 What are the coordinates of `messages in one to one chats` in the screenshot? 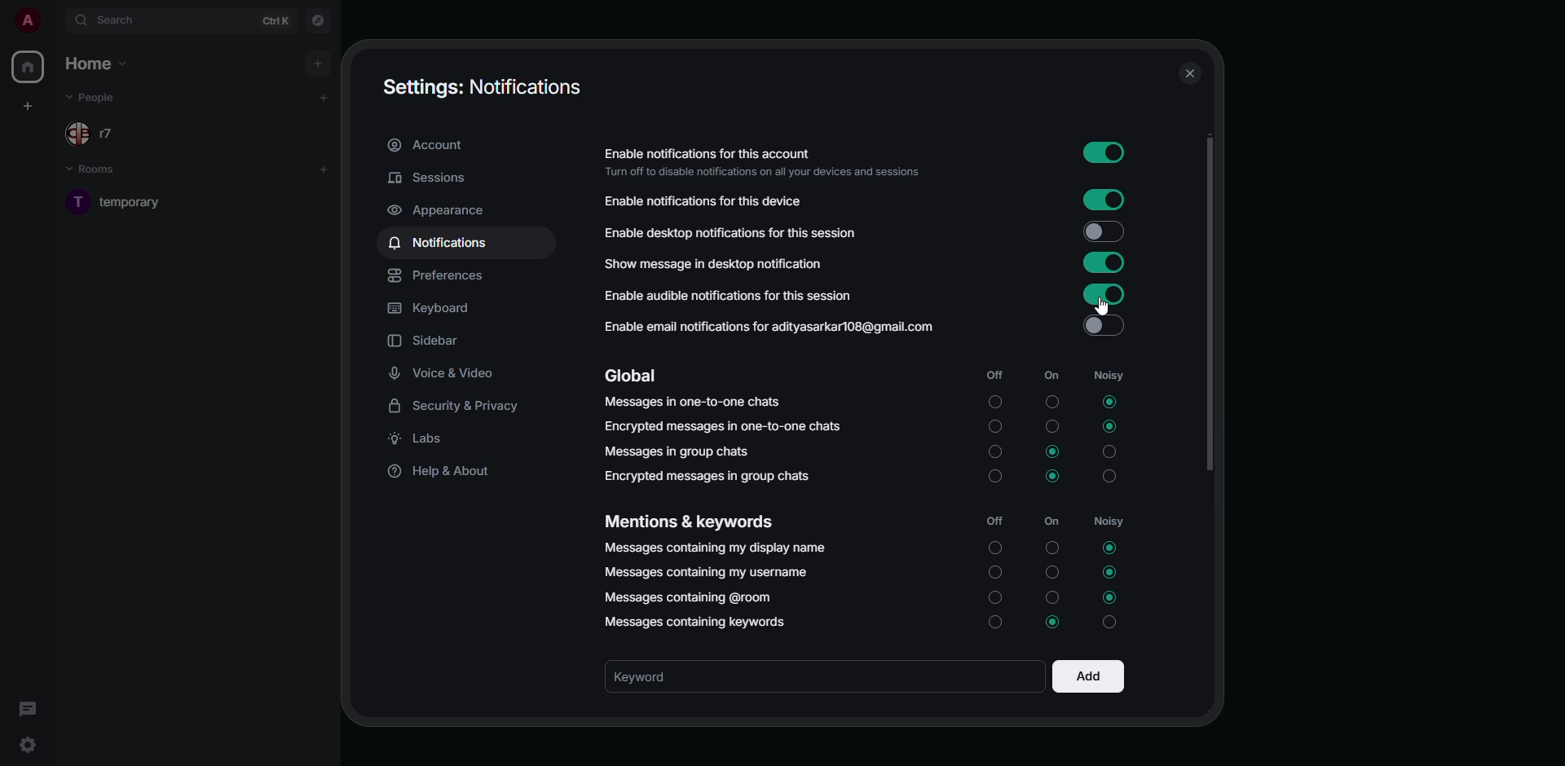 It's located at (692, 403).